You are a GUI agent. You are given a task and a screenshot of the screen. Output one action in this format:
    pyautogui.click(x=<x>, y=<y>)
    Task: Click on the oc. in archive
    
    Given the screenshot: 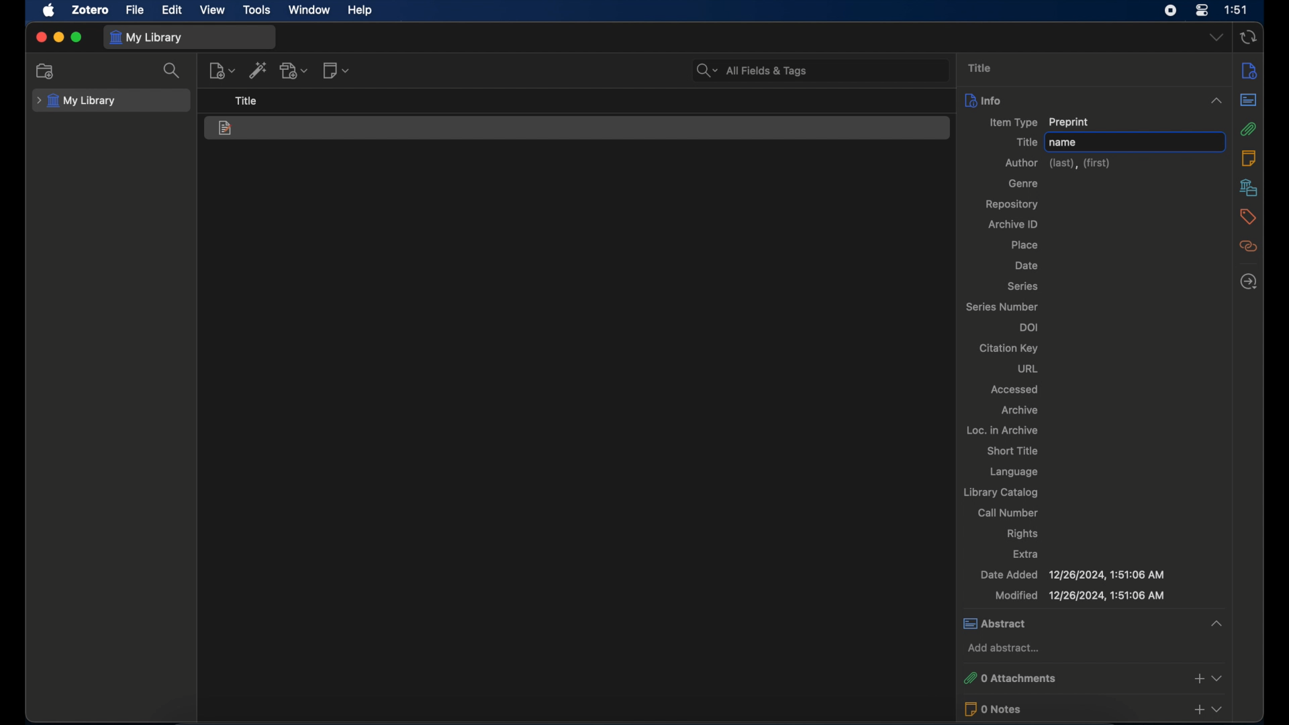 What is the action you would take?
    pyautogui.click(x=1000, y=430)
    